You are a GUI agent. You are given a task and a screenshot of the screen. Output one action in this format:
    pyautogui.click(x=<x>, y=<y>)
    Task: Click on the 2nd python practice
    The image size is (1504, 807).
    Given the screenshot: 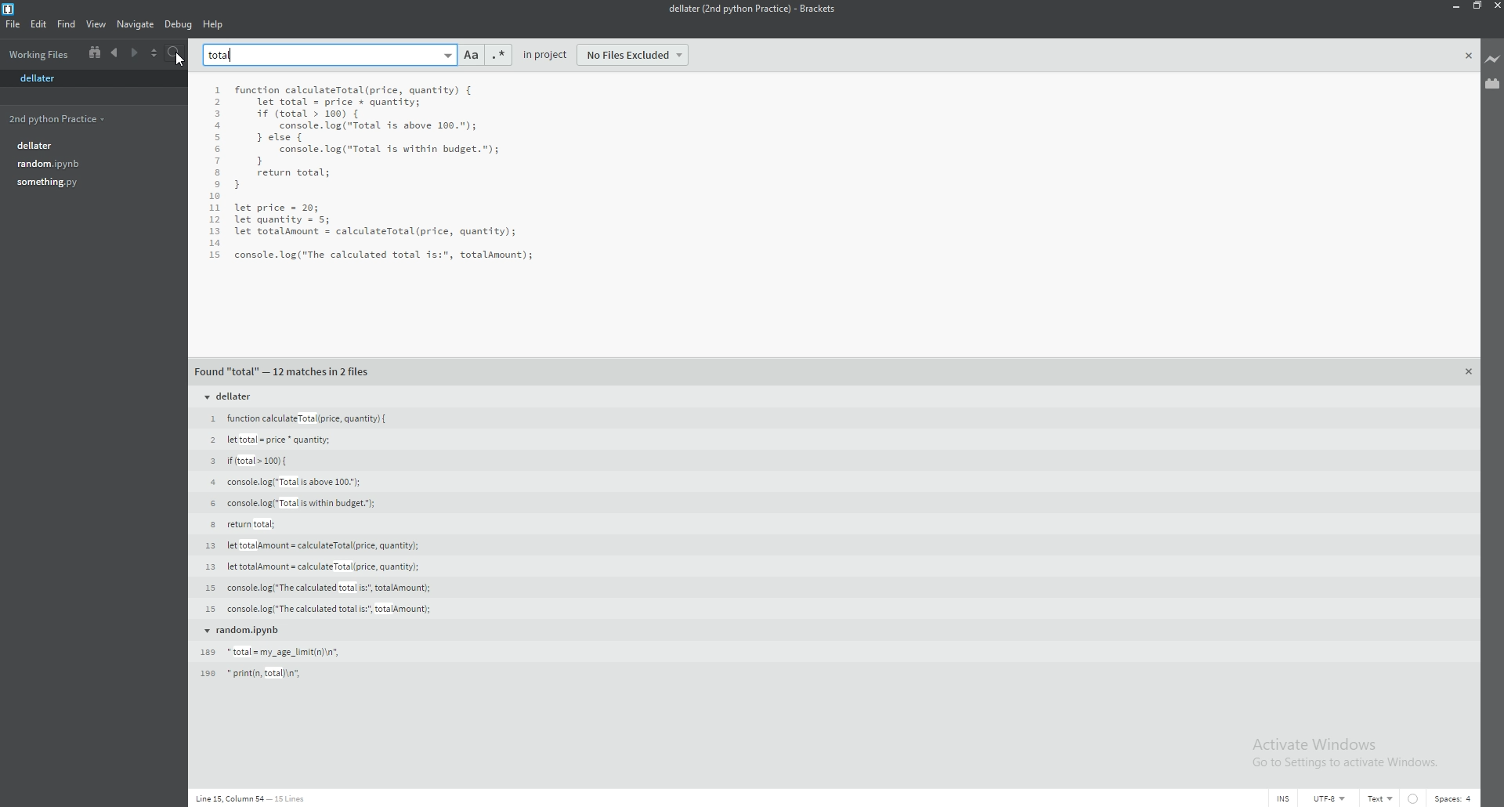 What is the action you would take?
    pyautogui.click(x=86, y=120)
    